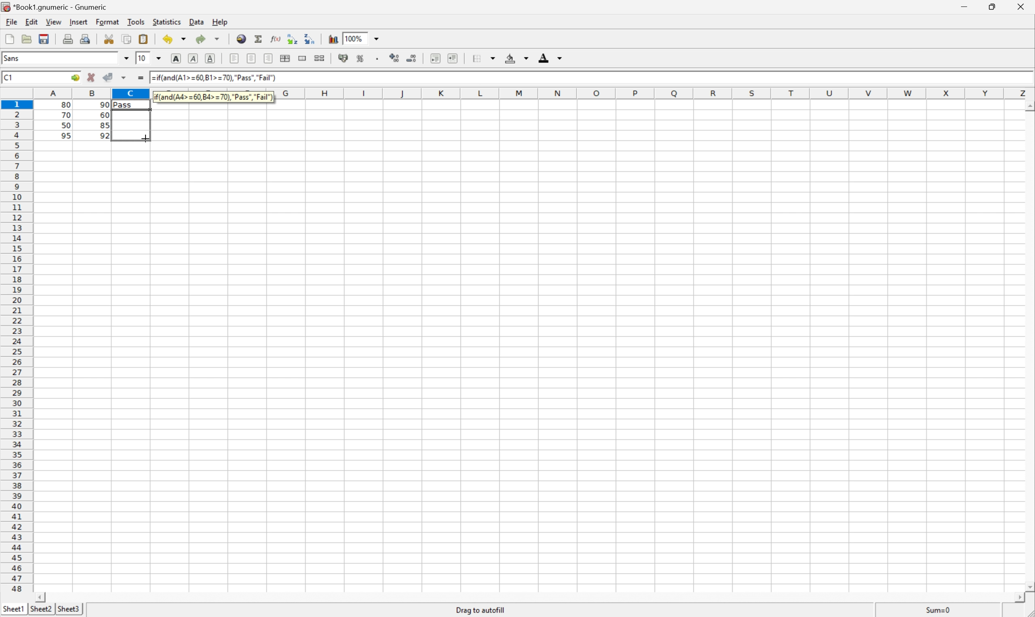 Image resolution: width=1035 pixels, height=617 pixels. Describe the element at coordinates (125, 78) in the screenshot. I see `Accept changes in multiple changes` at that location.